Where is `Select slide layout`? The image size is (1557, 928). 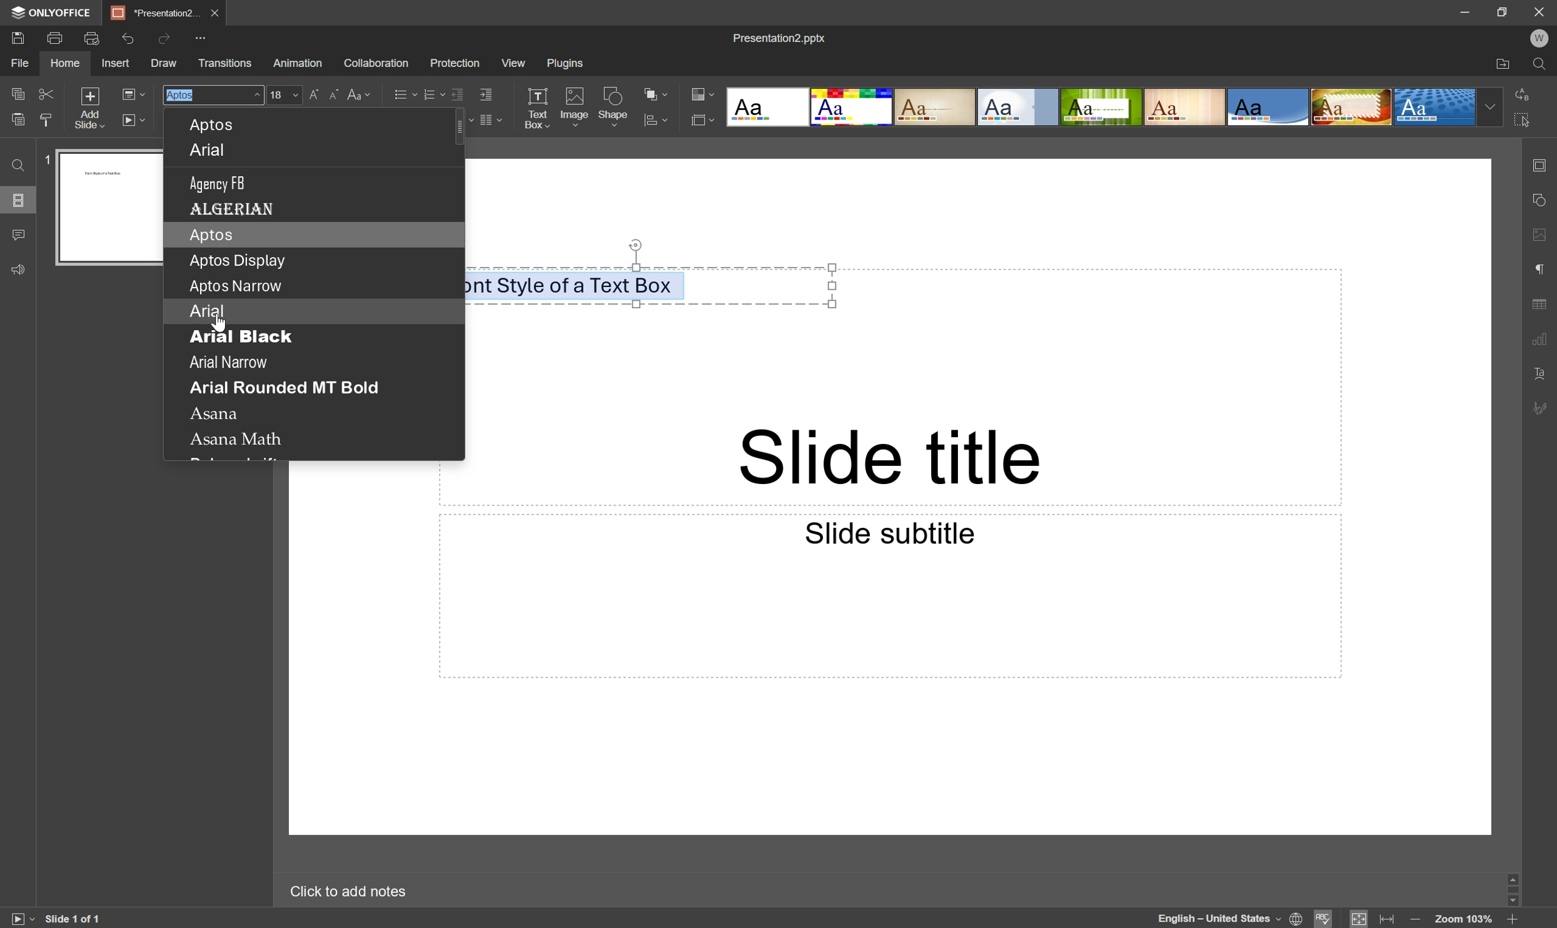 Select slide layout is located at coordinates (705, 118).